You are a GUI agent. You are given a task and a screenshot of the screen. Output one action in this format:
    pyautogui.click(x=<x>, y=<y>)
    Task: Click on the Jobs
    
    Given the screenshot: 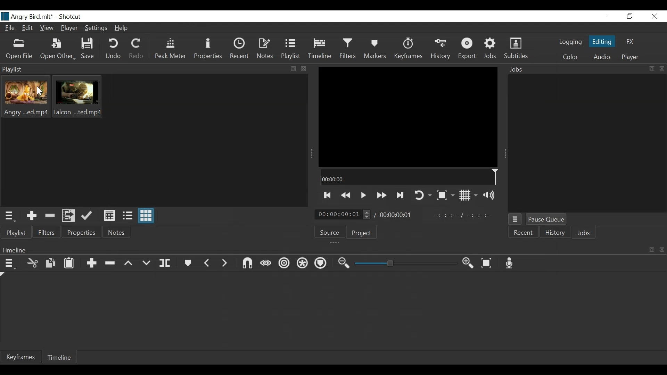 What is the action you would take?
    pyautogui.click(x=583, y=234)
    